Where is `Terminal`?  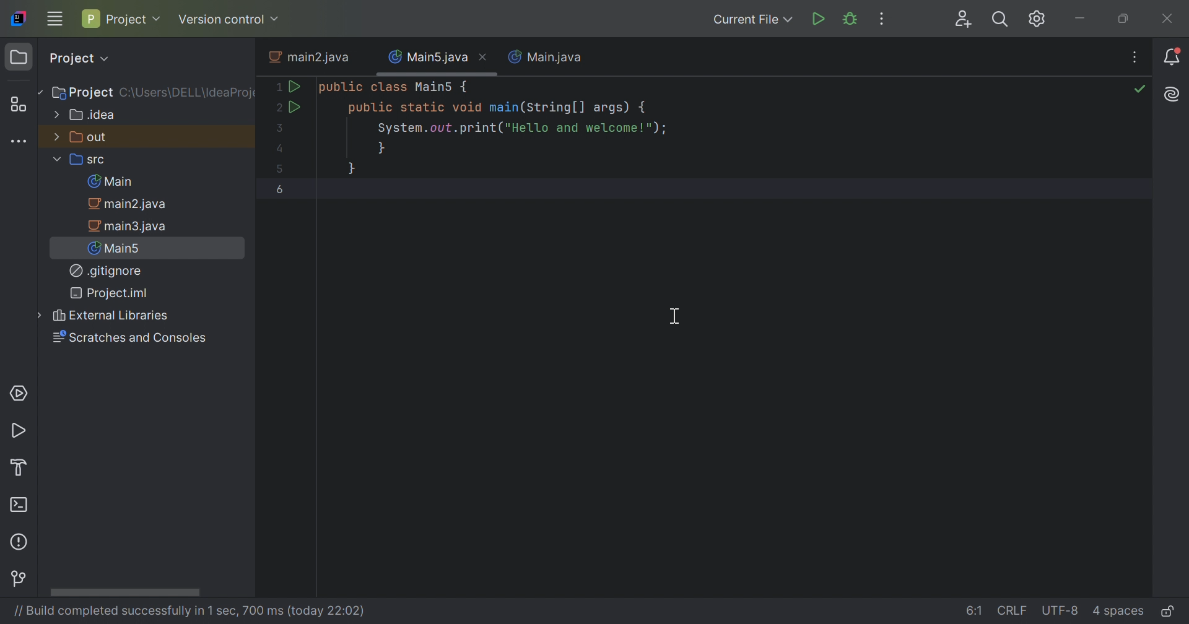 Terminal is located at coordinates (21, 507).